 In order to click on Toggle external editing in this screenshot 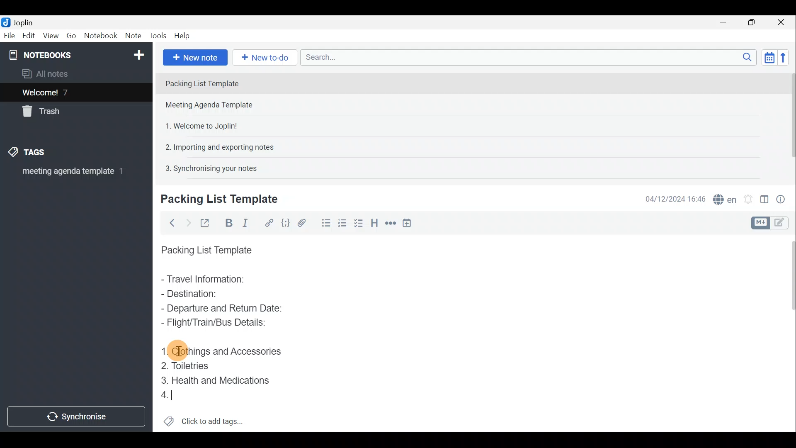, I will do `click(206, 222)`.